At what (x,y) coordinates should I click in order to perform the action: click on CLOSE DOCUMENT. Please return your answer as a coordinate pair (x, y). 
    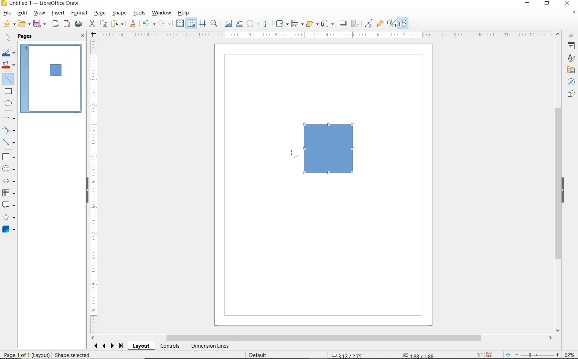
    Looking at the image, I should click on (574, 13).